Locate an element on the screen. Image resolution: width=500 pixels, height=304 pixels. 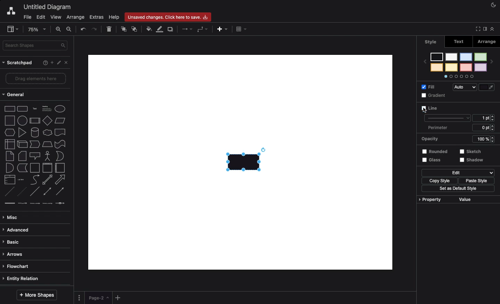
note is located at coordinates (10, 156).